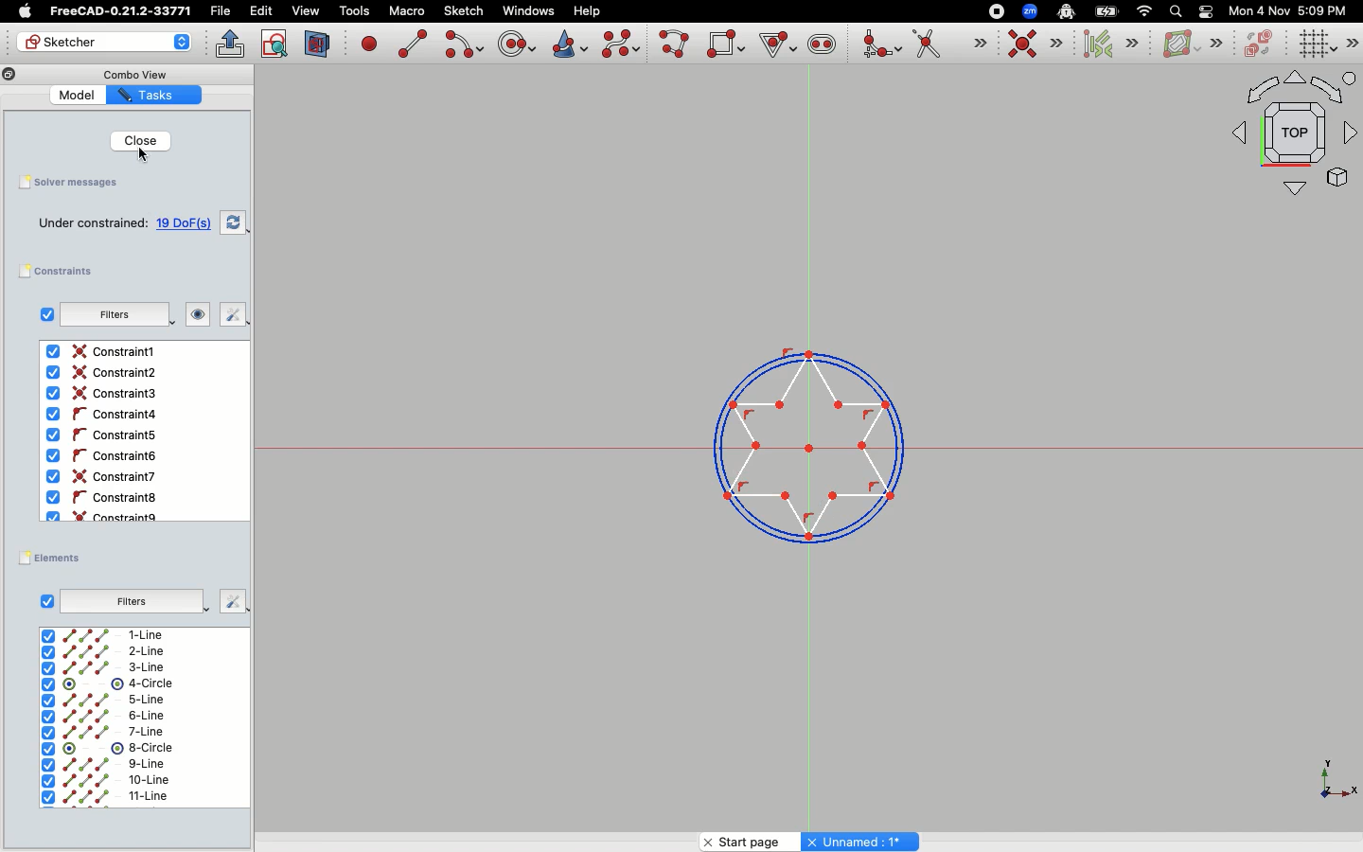  I want to click on Battery, so click(1107, 10).